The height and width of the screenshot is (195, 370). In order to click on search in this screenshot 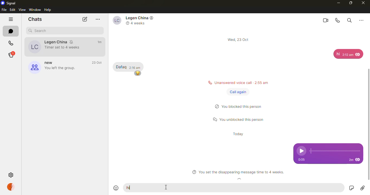, I will do `click(39, 31)`.